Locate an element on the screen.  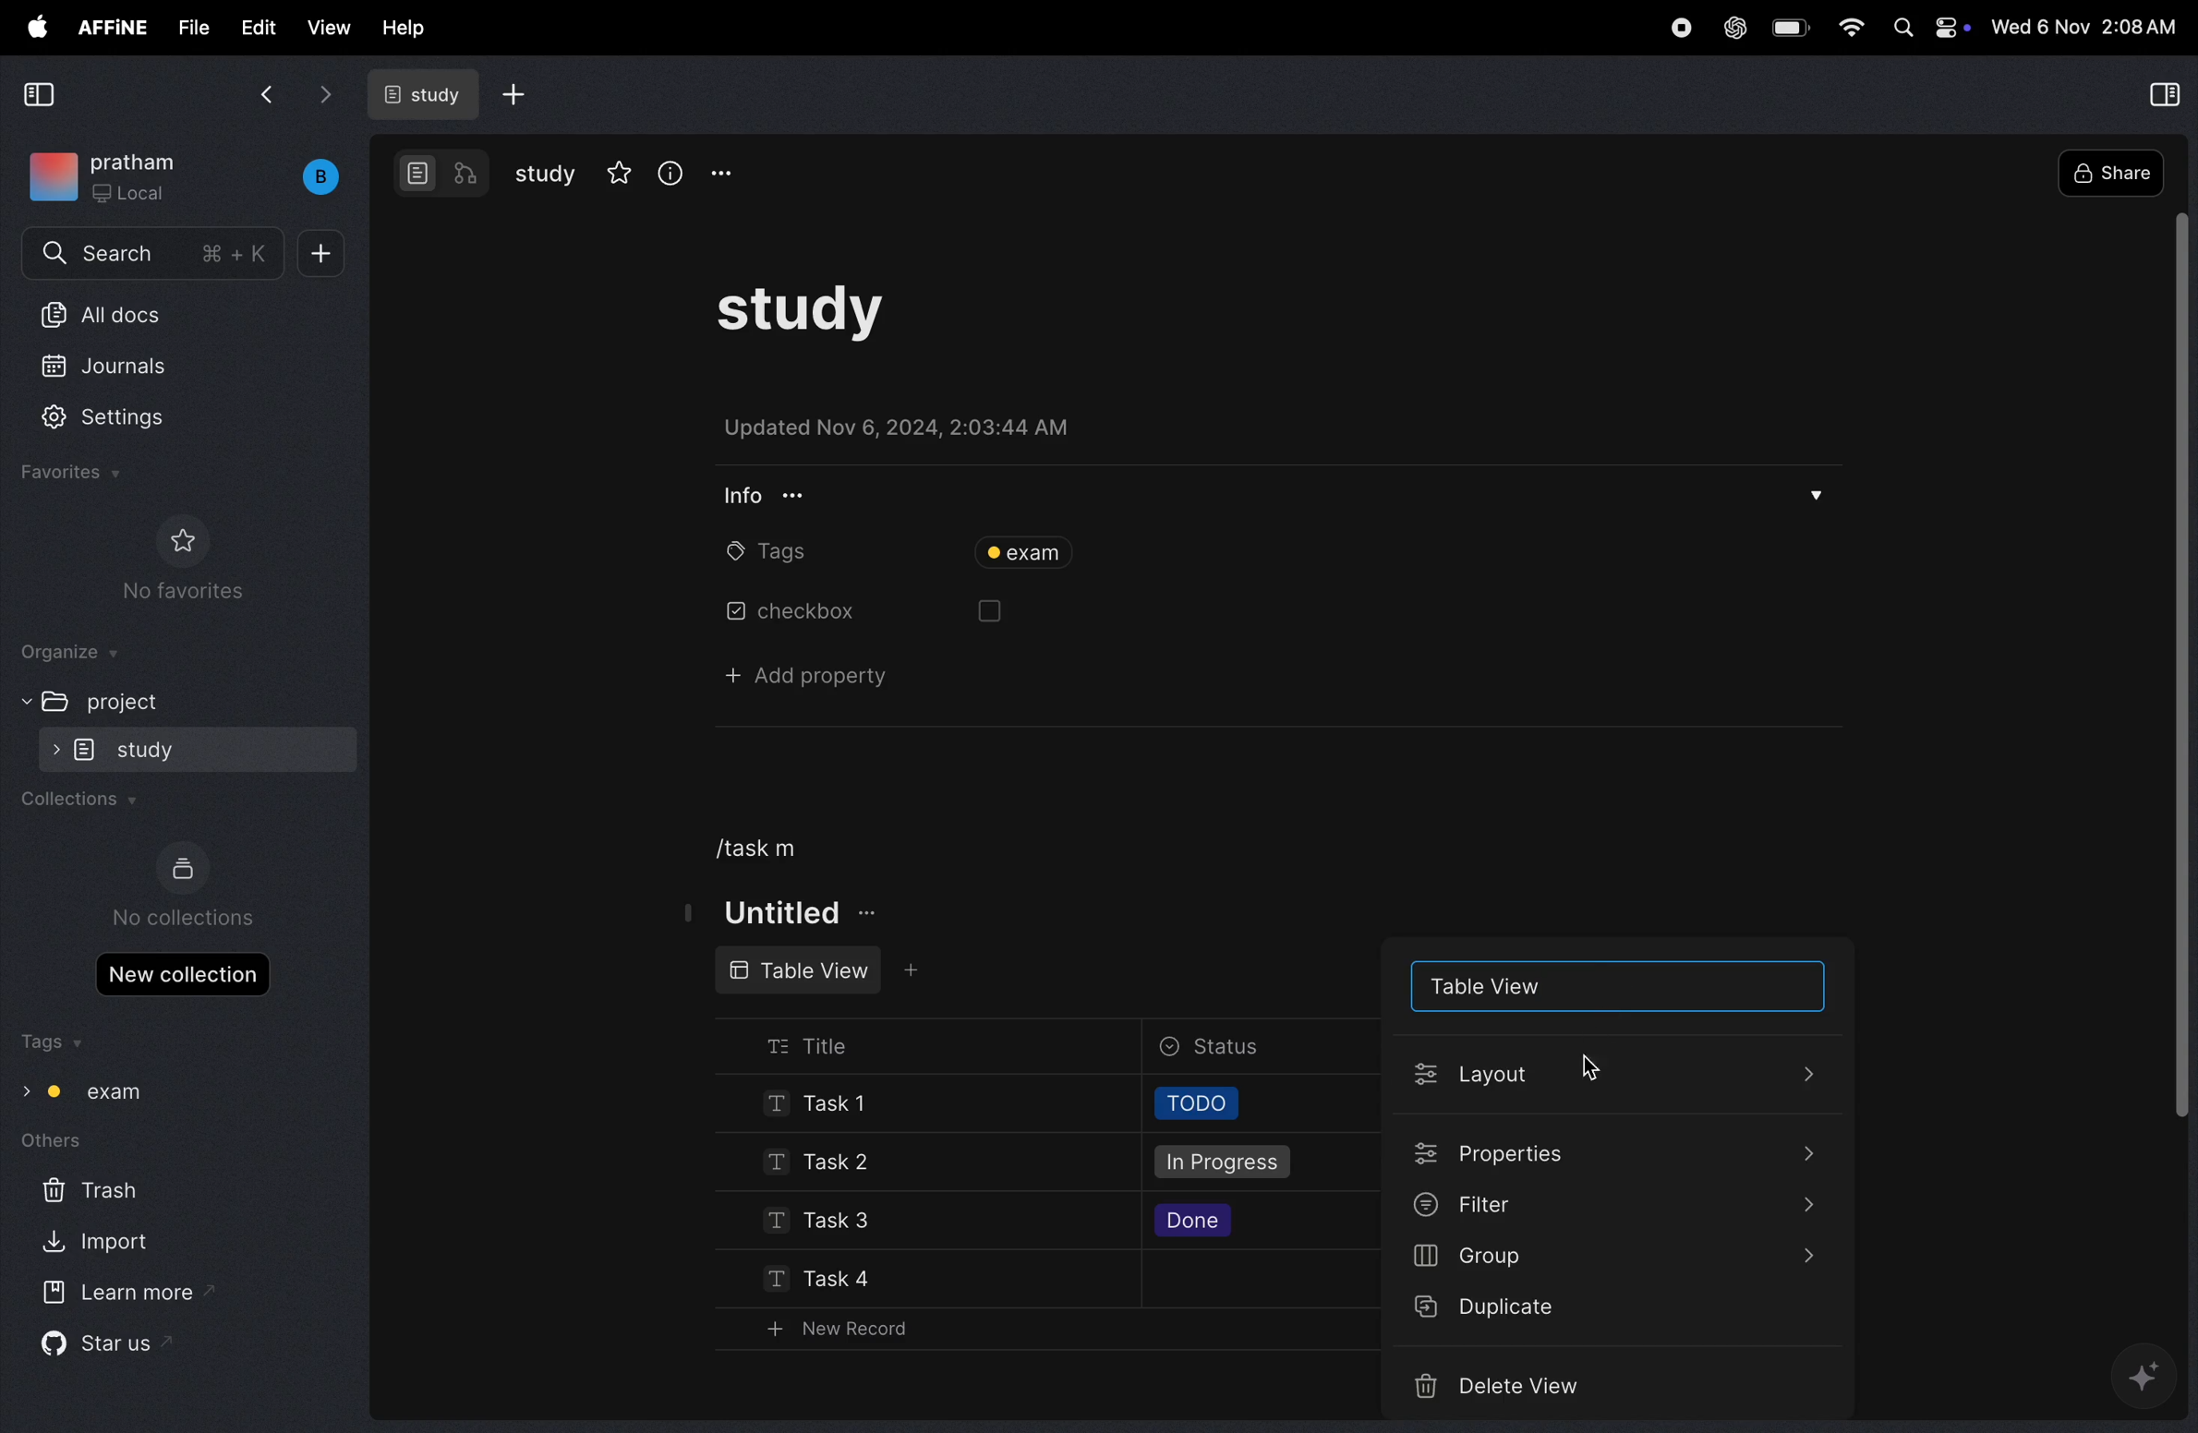
status is located at coordinates (1223, 1049).